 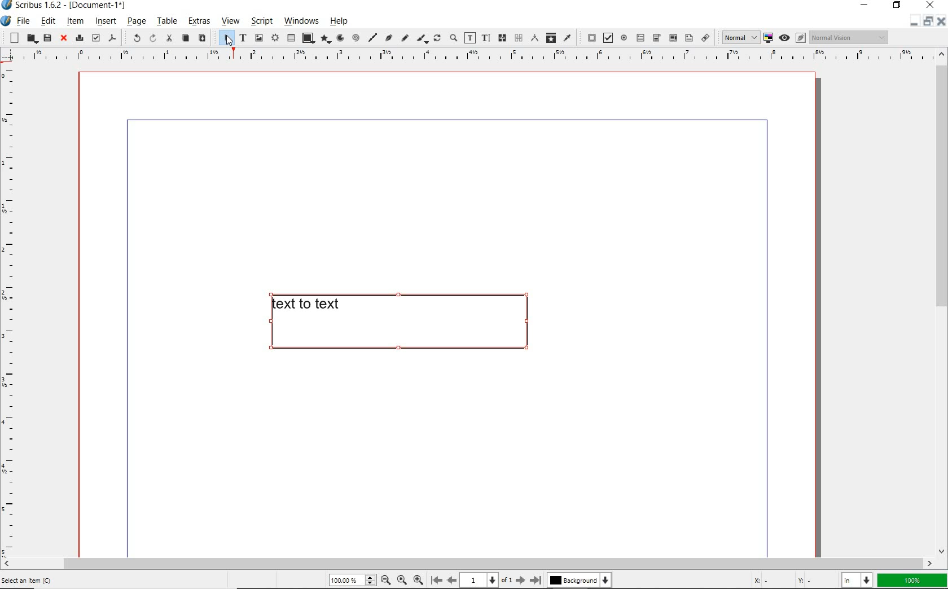 What do you see at coordinates (520, 580) in the screenshot?
I see `Next page` at bounding box center [520, 580].